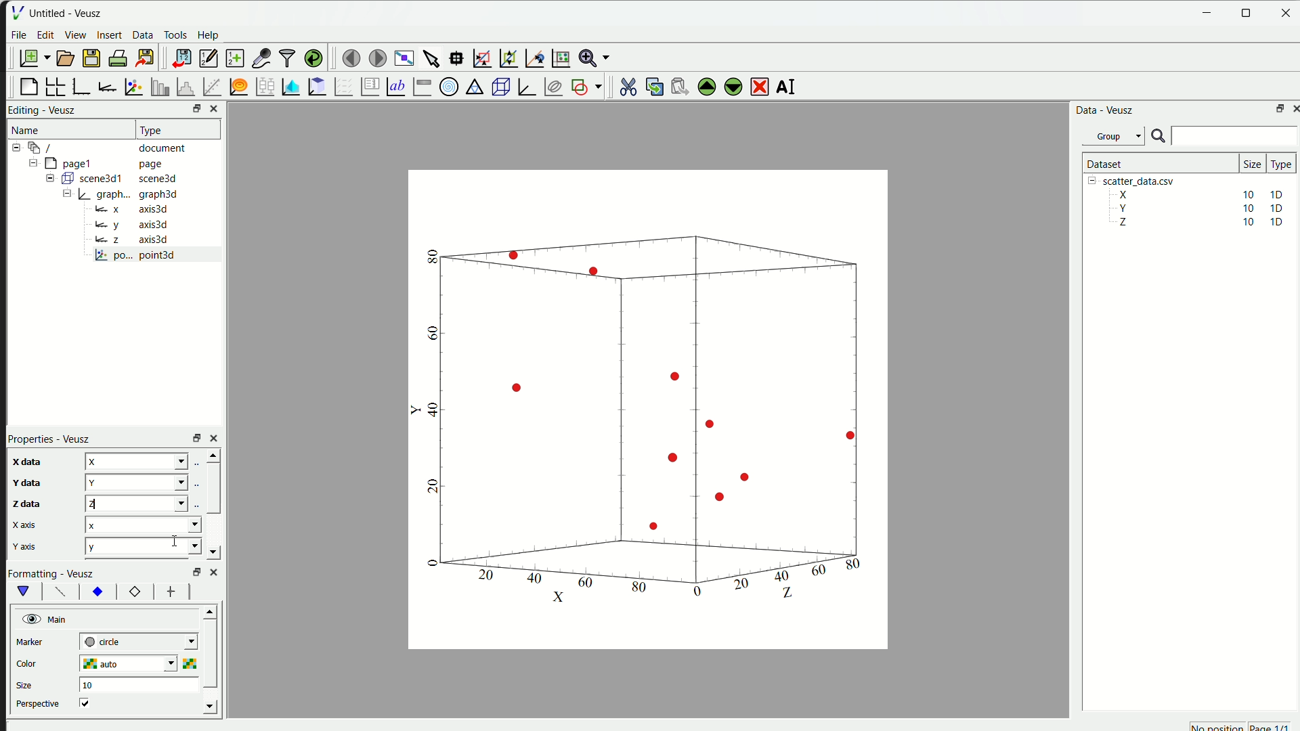 This screenshot has height=731, width=1300. What do you see at coordinates (646, 412) in the screenshot?
I see `canvas` at bounding box center [646, 412].